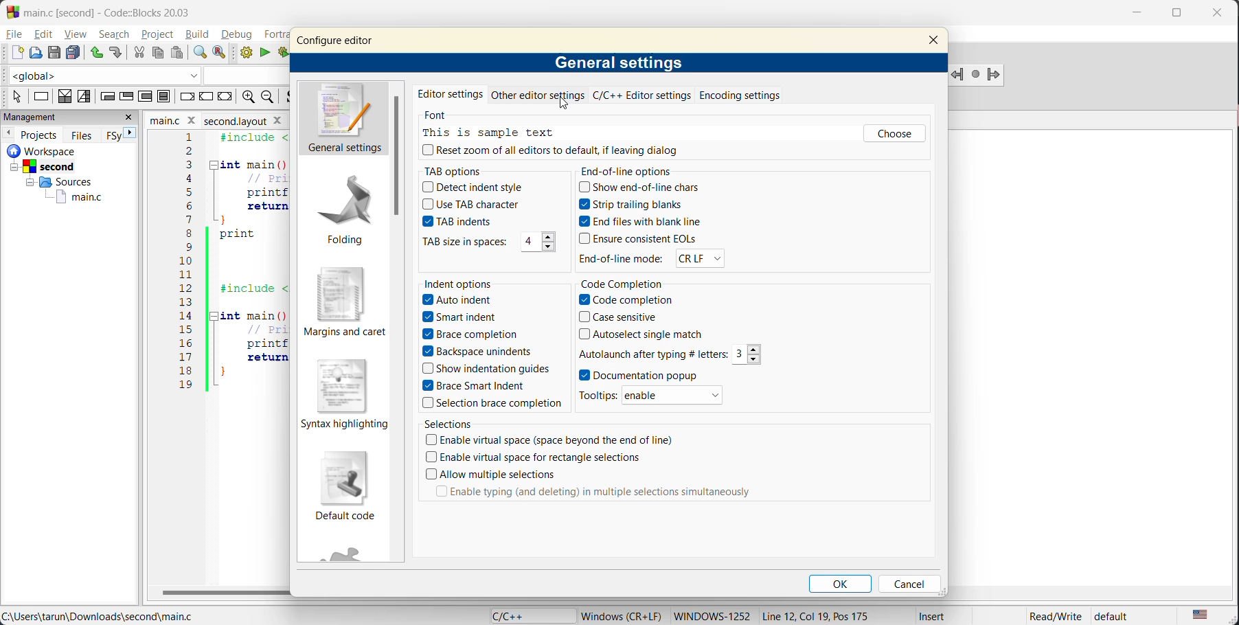 The height and width of the screenshot is (625, 1239). I want to click on Line 12, col 19, pos 175, so click(823, 616).